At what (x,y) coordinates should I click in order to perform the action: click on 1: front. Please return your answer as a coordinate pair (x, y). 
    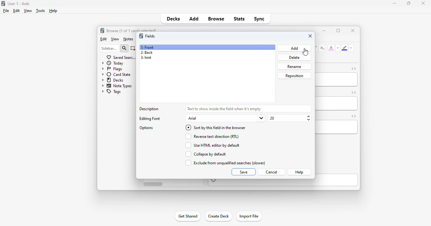
    Looking at the image, I should click on (148, 48).